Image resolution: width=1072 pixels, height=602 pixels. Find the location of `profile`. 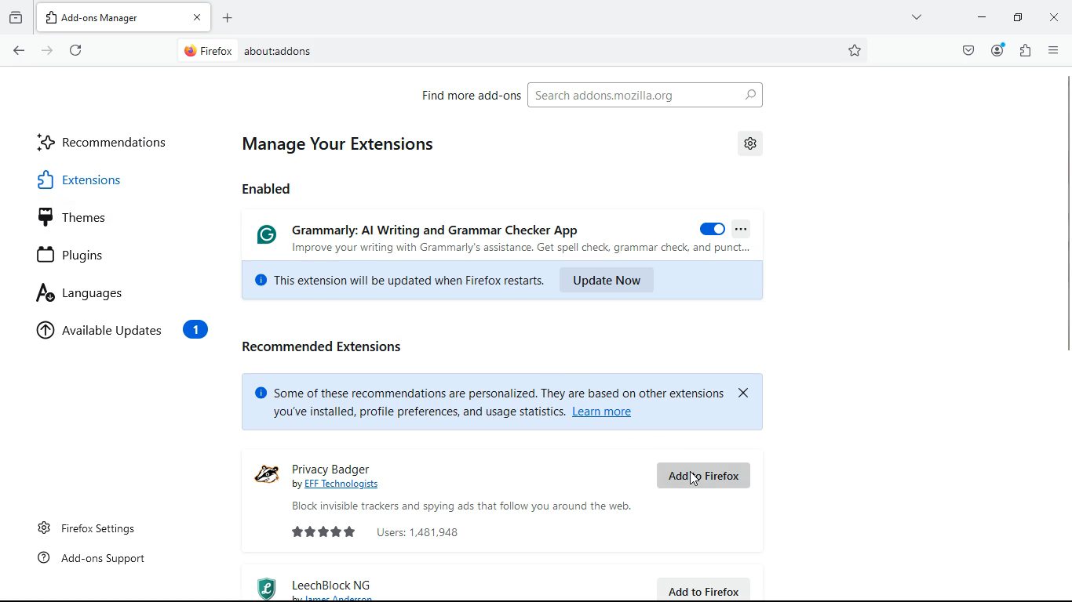

profile is located at coordinates (996, 50).